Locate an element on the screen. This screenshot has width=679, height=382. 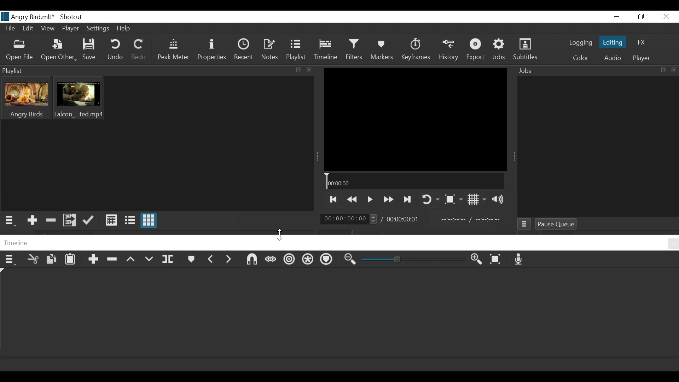
Clip is located at coordinates (78, 98).